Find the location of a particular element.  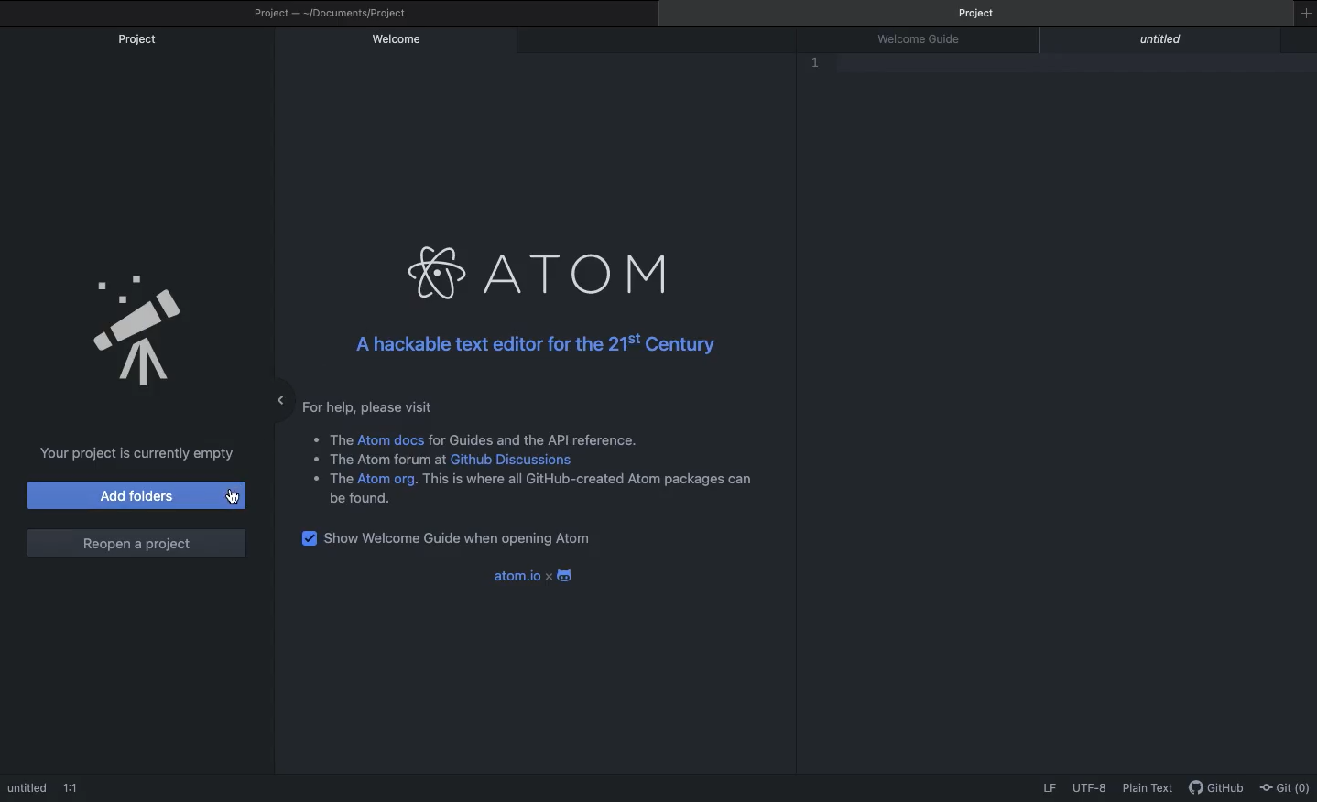

Atom x android  is located at coordinates (540, 576).